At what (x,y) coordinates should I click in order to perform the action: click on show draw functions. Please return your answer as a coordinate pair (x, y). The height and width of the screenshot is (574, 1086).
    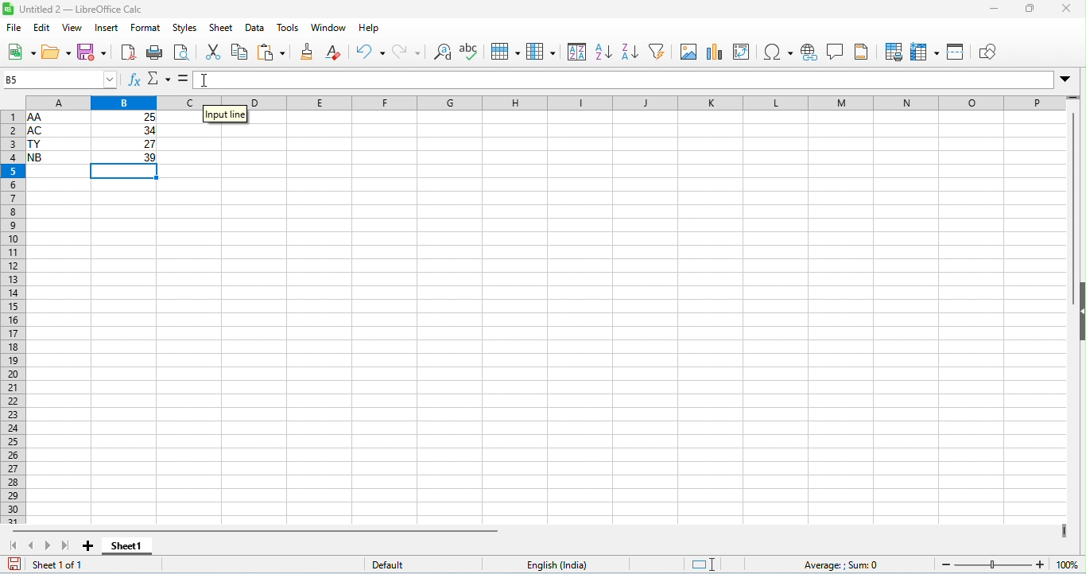
    Looking at the image, I should click on (987, 52).